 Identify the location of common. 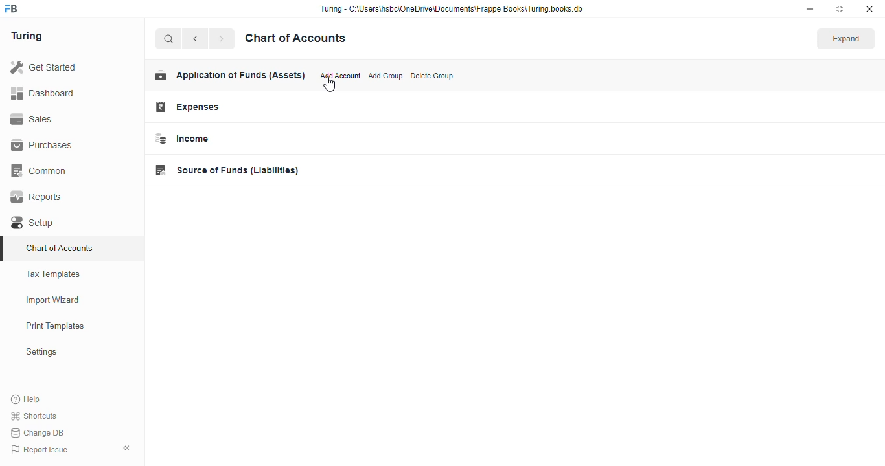
(40, 171).